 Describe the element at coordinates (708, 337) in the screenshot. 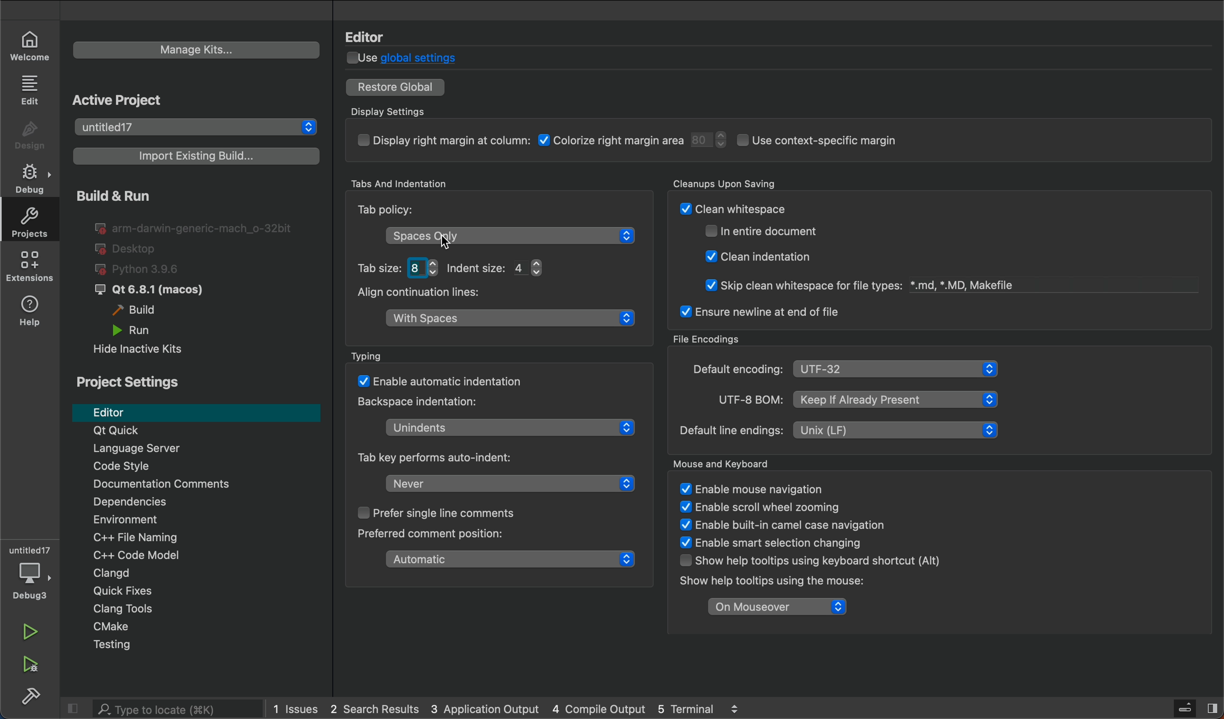

I see `File Encodings` at that location.